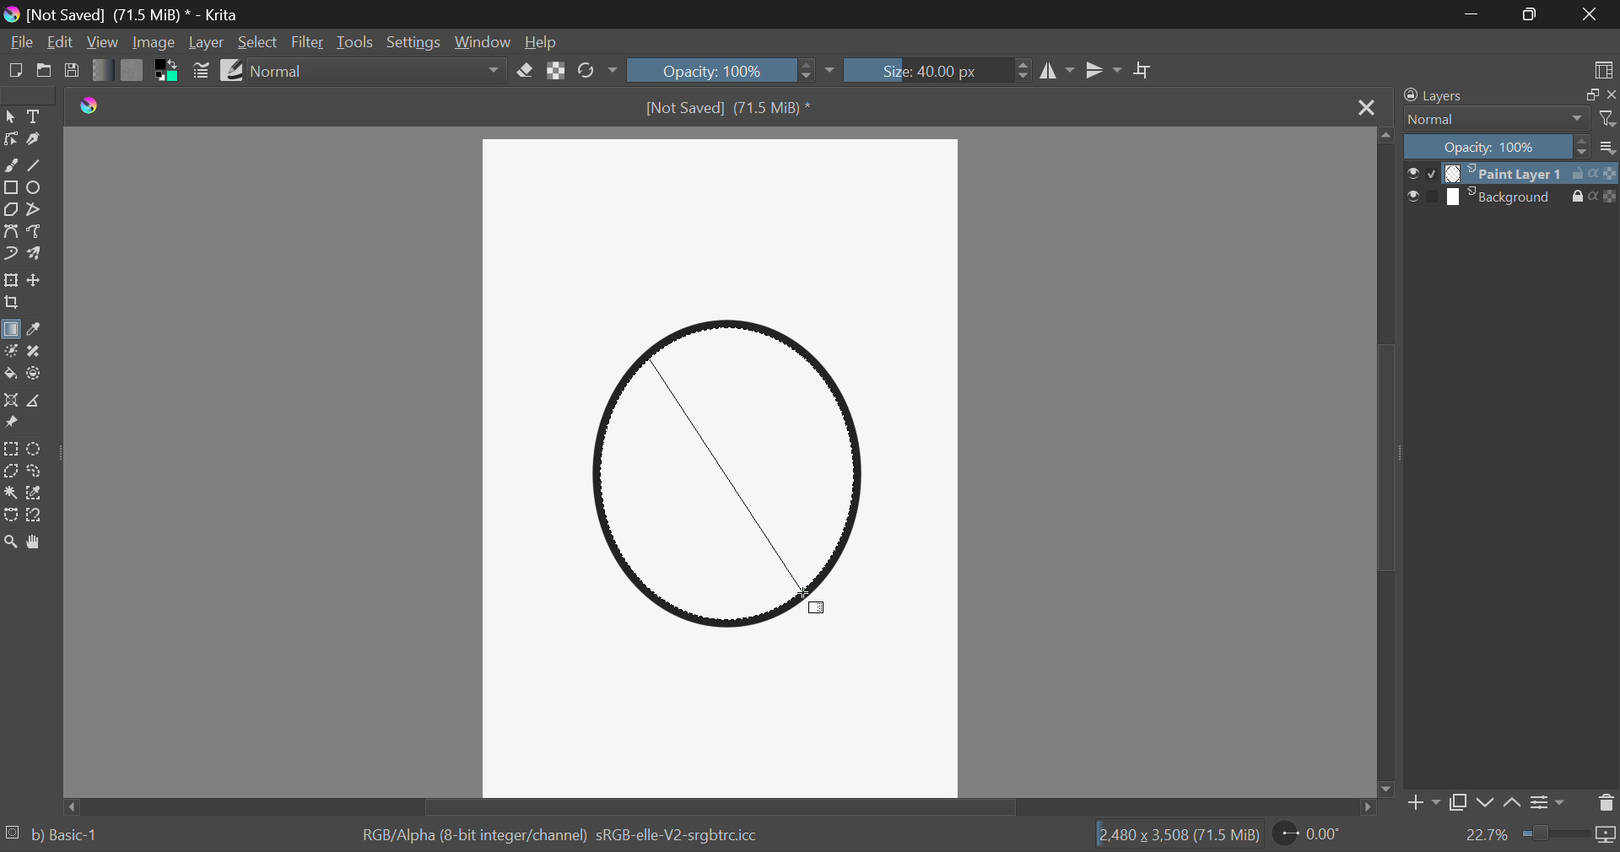 This screenshot has width=1620, height=852. What do you see at coordinates (817, 600) in the screenshot?
I see `Cursor Position` at bounding box center [817, 600].